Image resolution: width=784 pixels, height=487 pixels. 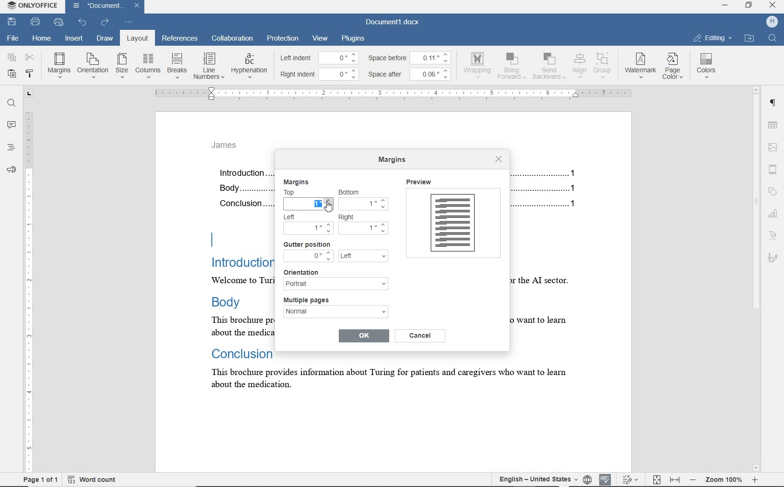 What do you see at coordinates (363, 227) in the screenshot?
I see `1` at bounding box center [363, 227].